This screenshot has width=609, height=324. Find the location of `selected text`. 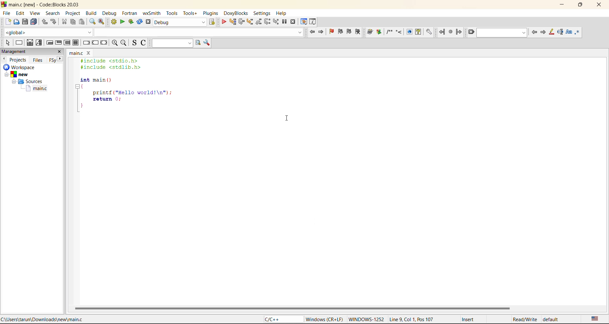

selected text is located at coordinates (561, 32).